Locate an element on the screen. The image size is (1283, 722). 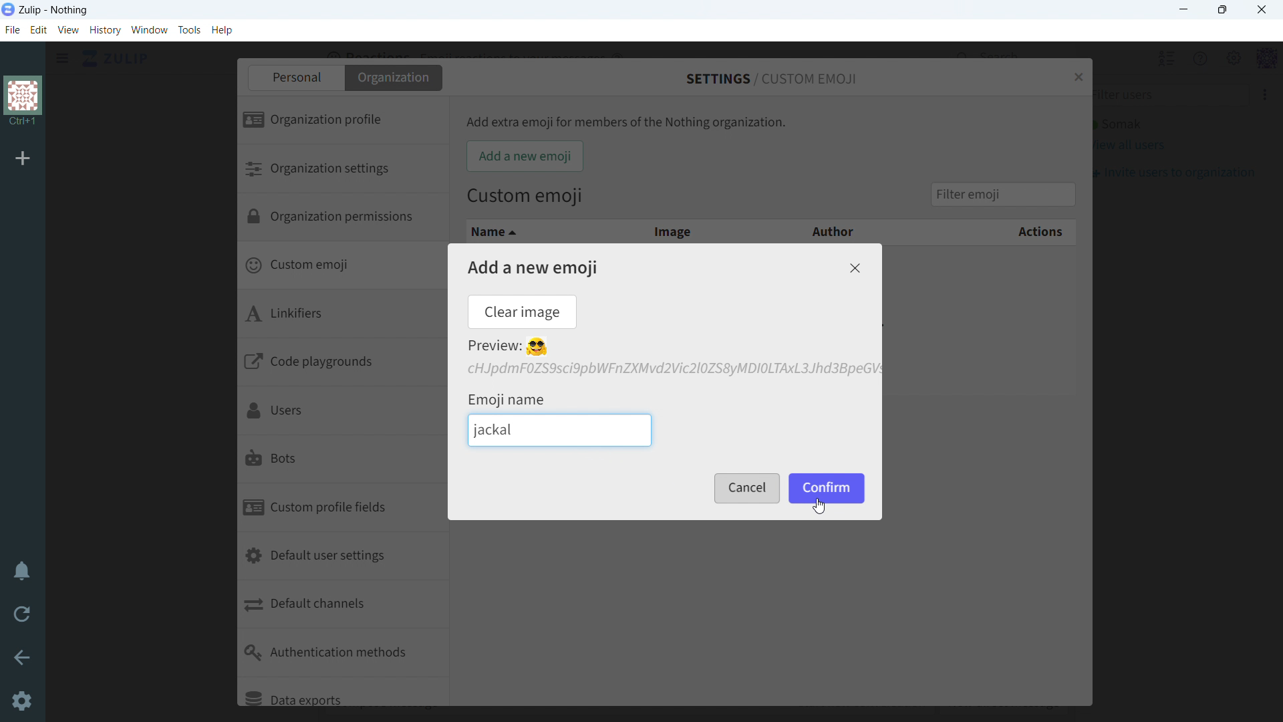
custom profile fields is located at coordinates (342, 509).